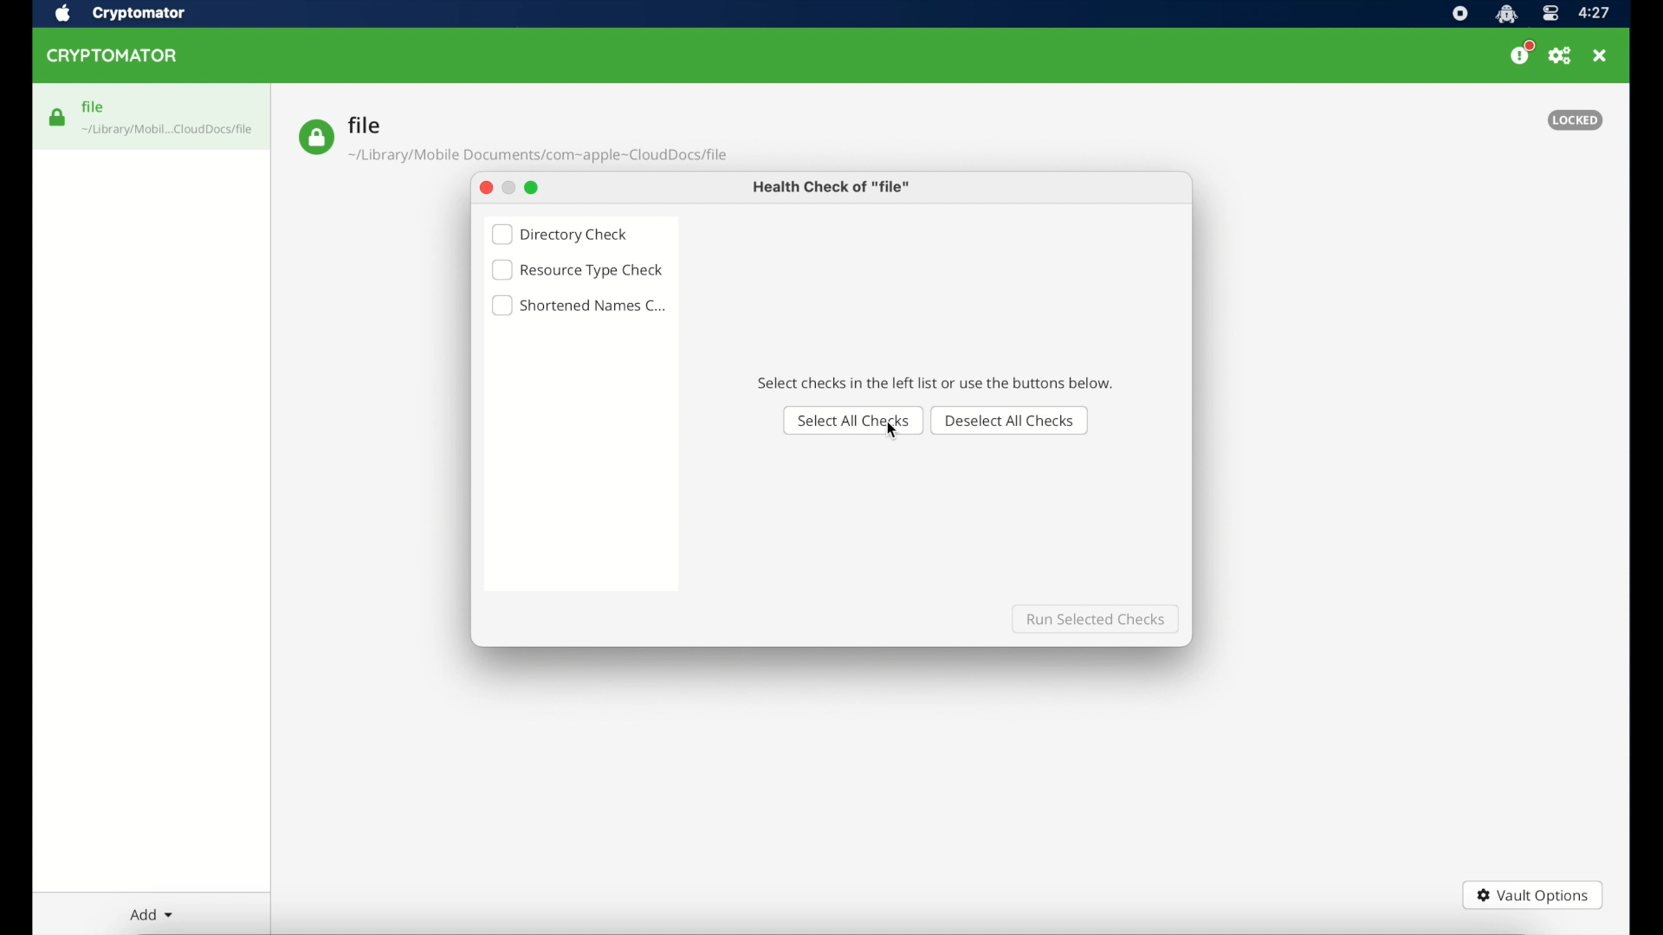 The height and width of the screenshot is (935, 1663). Describe the element at coordinates (1561, 56) in the screenshot. I see `preferences` at that location.